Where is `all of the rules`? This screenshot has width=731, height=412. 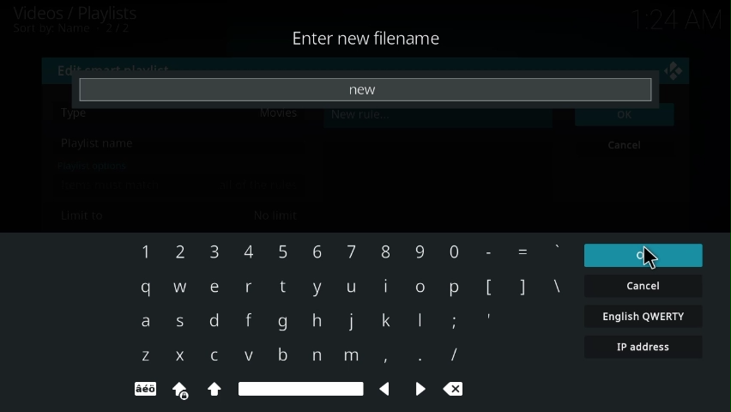
all of the rules is located at coordinates (258, 184).